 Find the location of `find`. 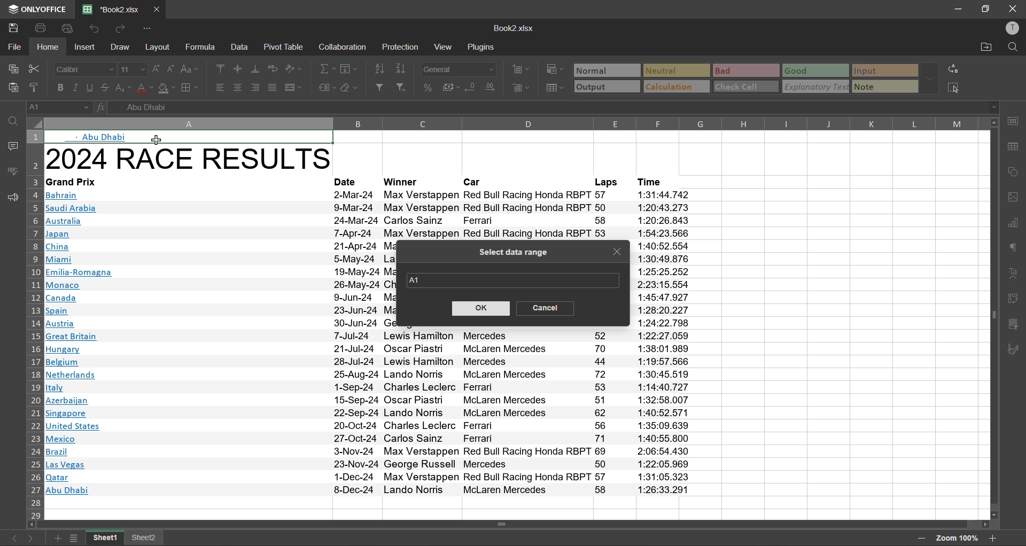

find is located at coordinates (16, 123).